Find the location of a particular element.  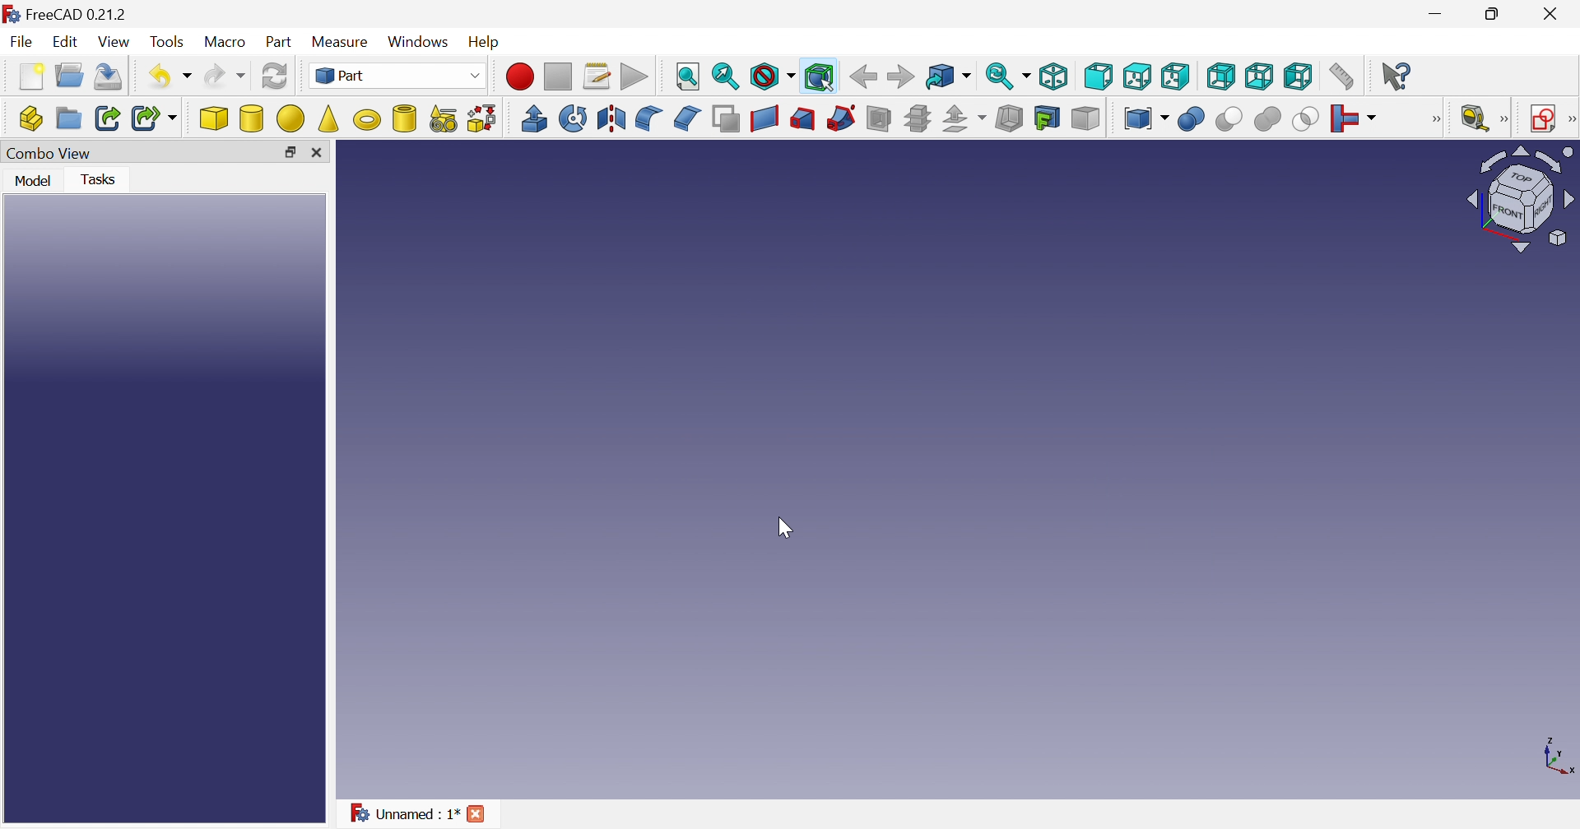

Shape builder... is located at coordinates (481, 118).